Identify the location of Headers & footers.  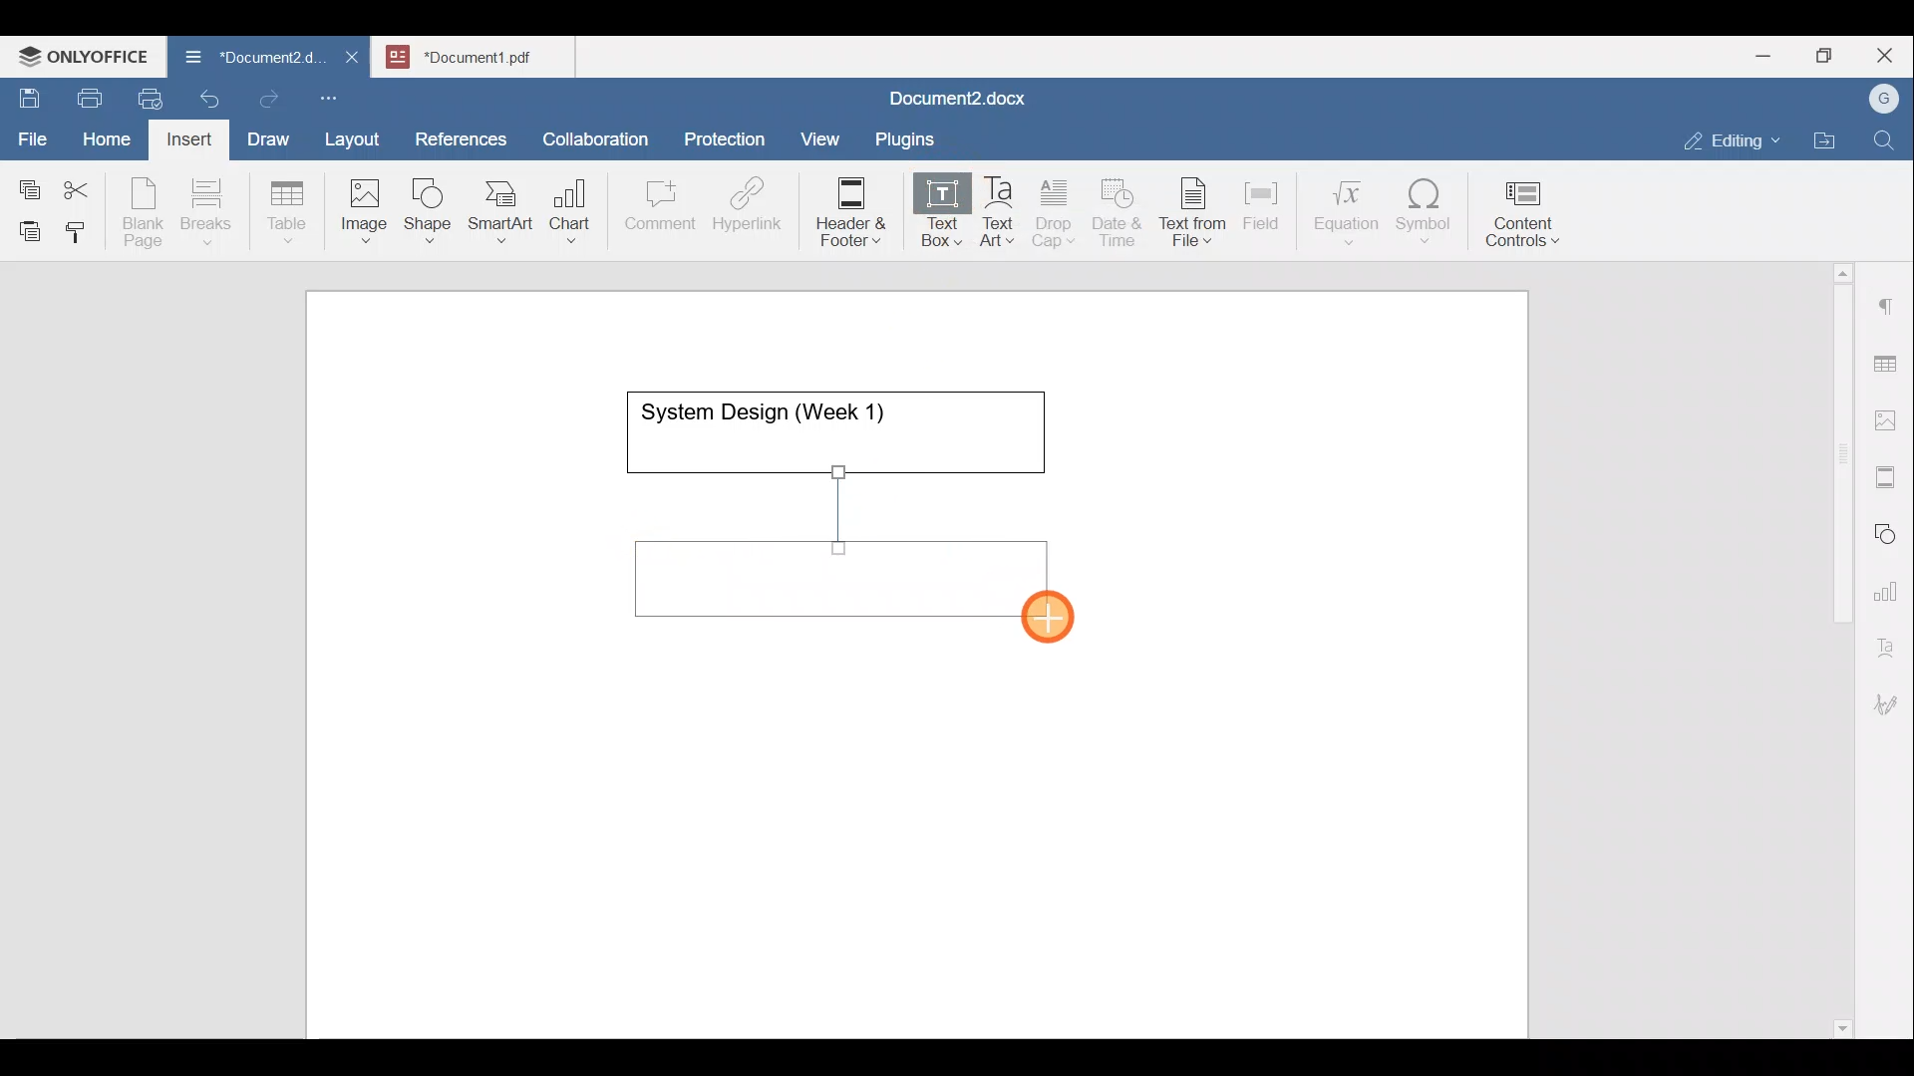
(1889, 472).